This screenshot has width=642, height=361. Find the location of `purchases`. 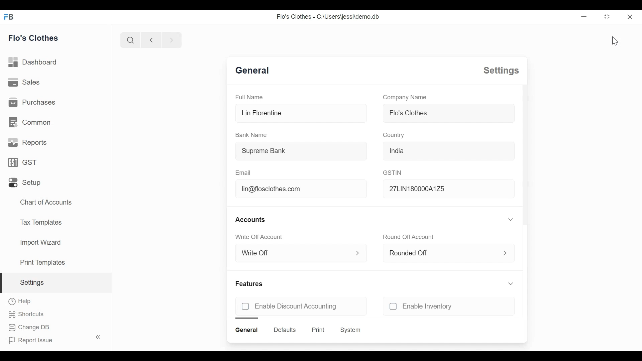

purchases is located at coordinates (31, 102).